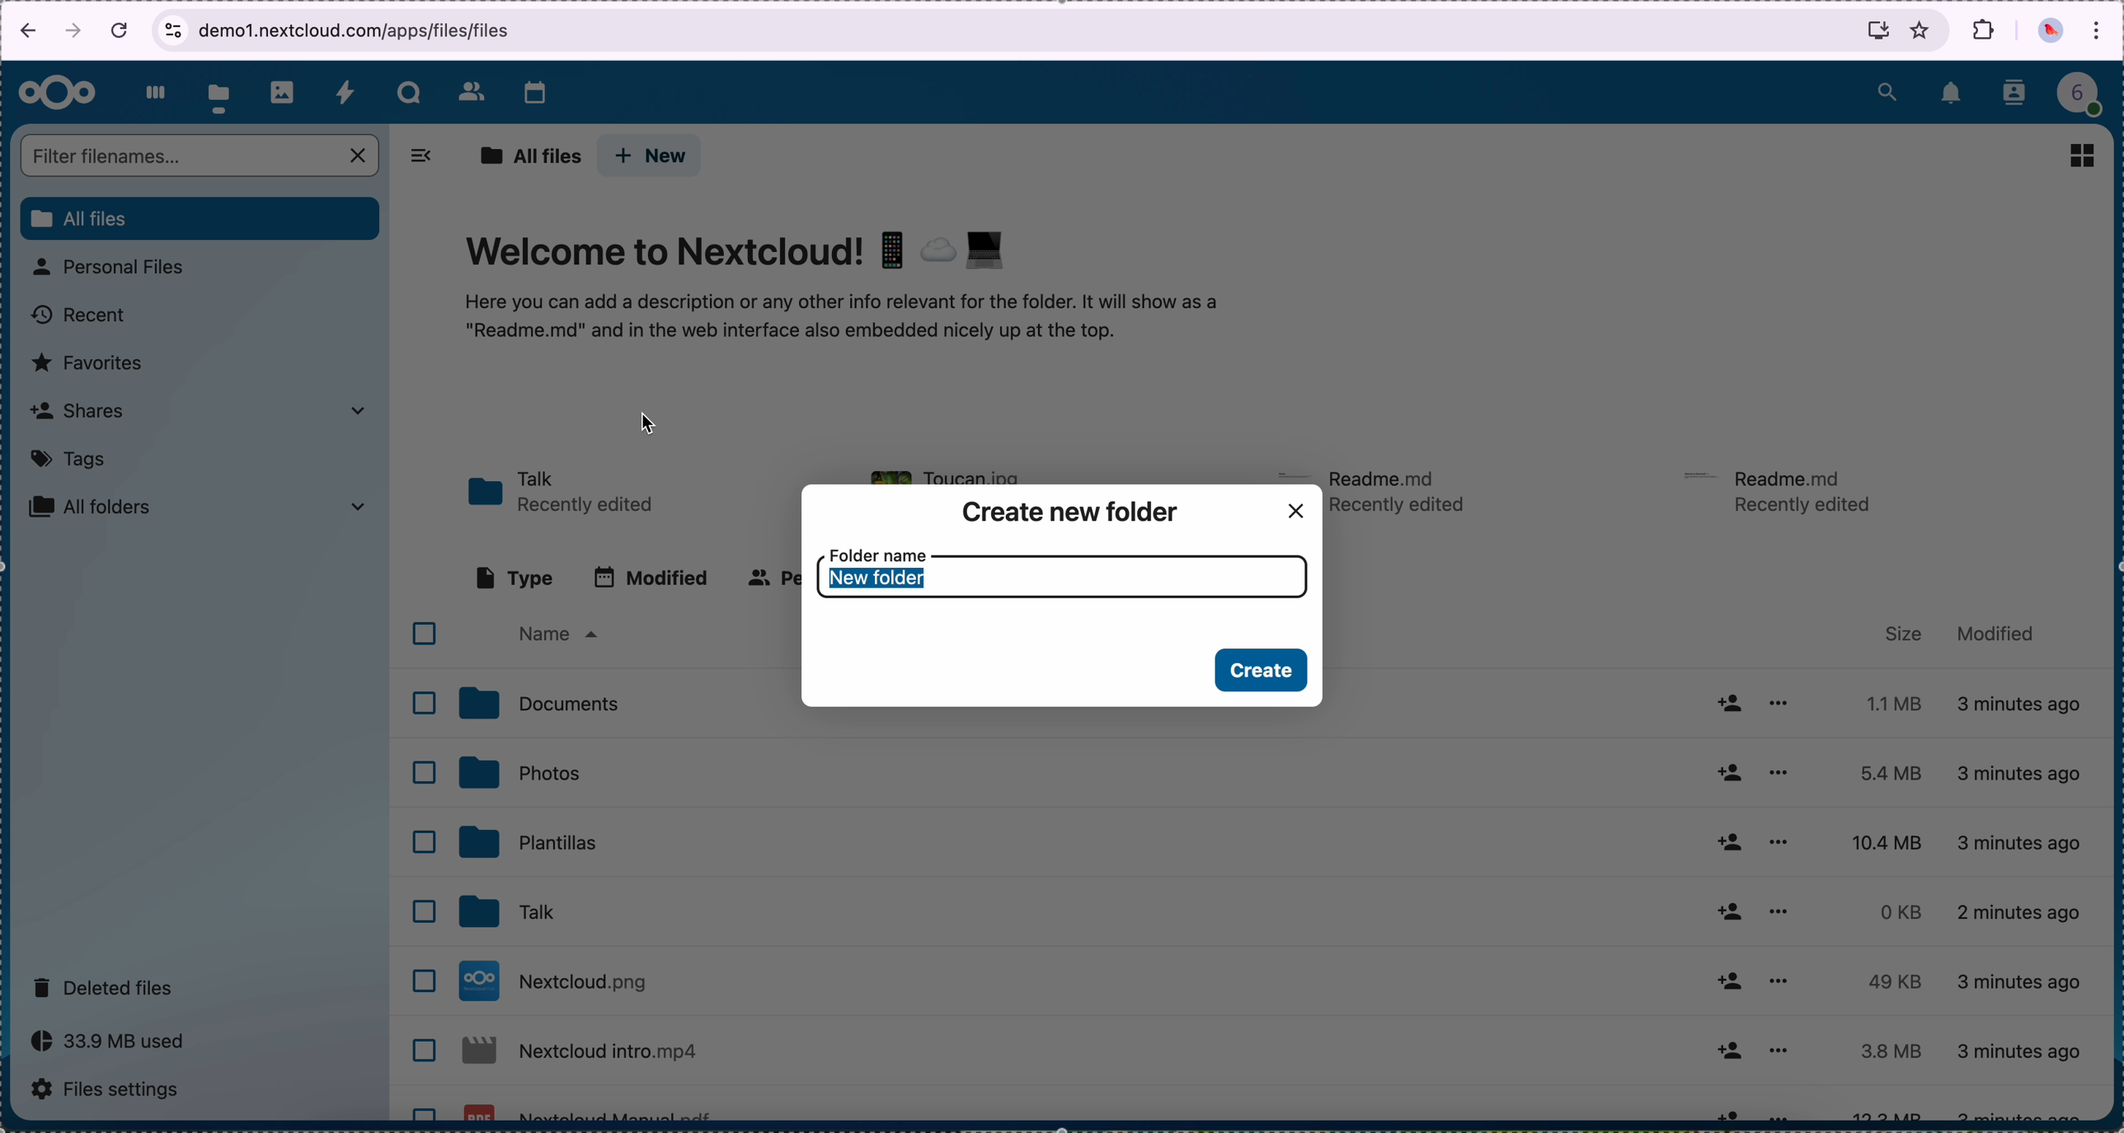 This screenshot has height=1133, width=2124. What do you see at coordinates (529, 840) in the screenshot?
I see `templates` at bounding box center [529, 840].